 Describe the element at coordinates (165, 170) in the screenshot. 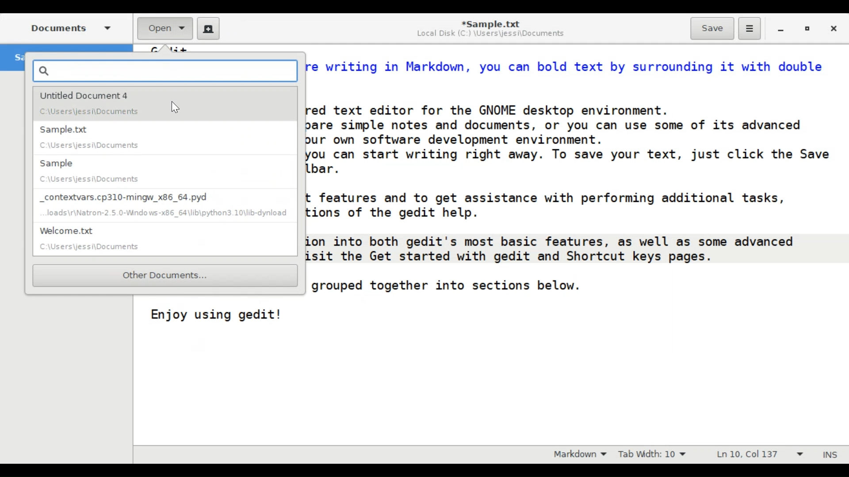

I see `Sample` at that location.